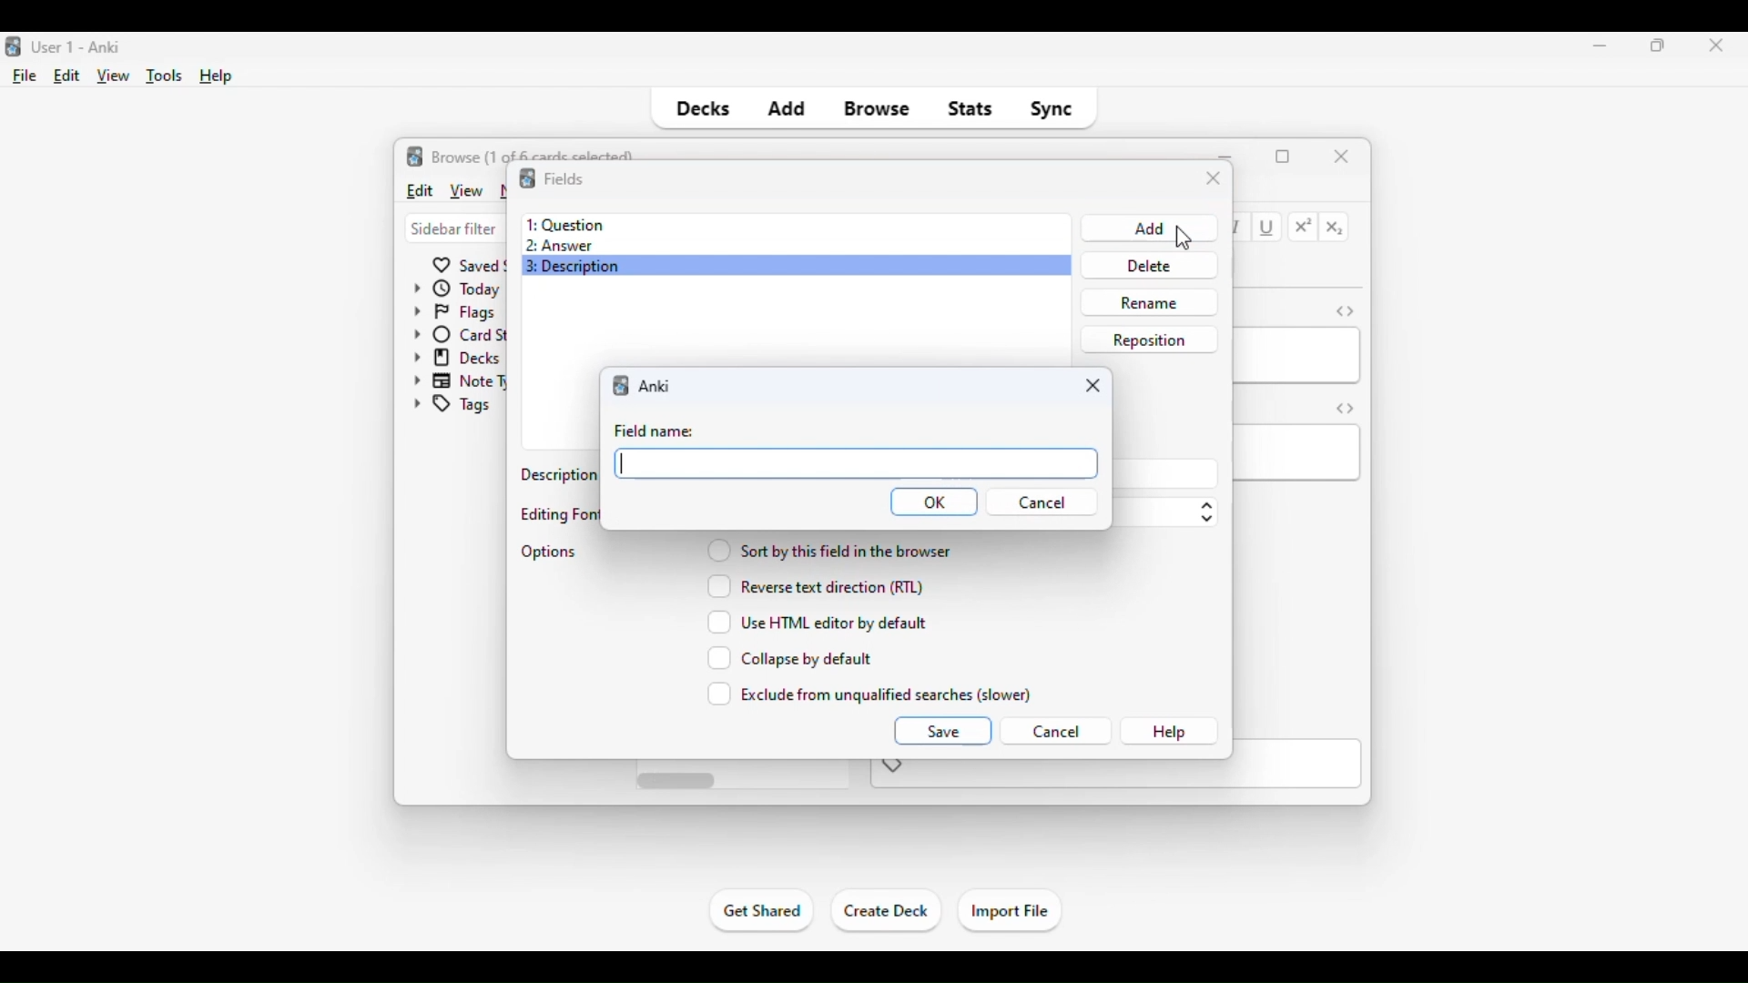 This screenshot has width=1748, height=983. What do you see at coordinates (941, 730) in the screenshot?
I see `save` at bounding box center [941, 730].